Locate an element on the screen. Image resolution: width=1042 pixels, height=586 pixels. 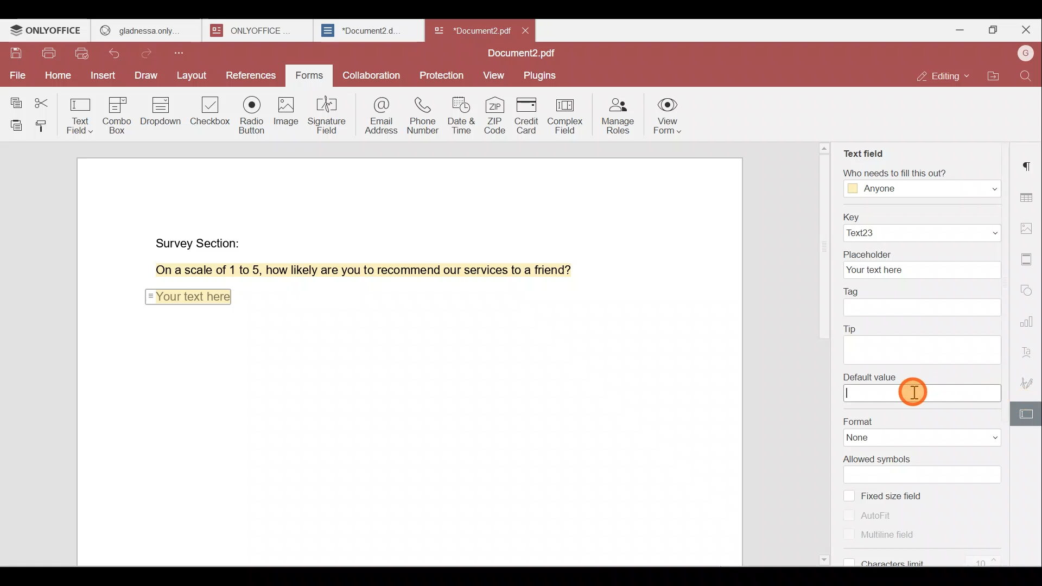
Forms is located at coordinates (310, 76).